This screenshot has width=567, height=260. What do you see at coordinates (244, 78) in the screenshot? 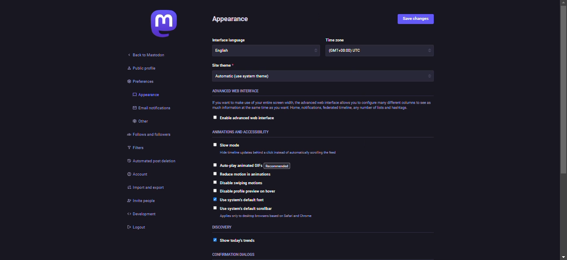
I see `theme` at bounding box center [244, 78].